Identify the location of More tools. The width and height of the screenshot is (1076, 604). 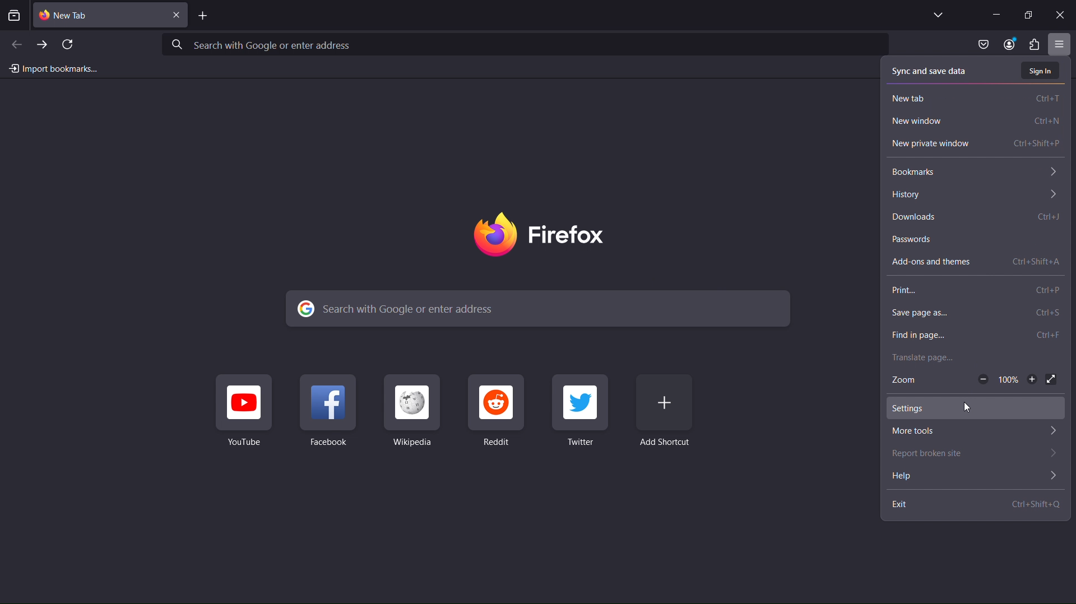
(978, 431).